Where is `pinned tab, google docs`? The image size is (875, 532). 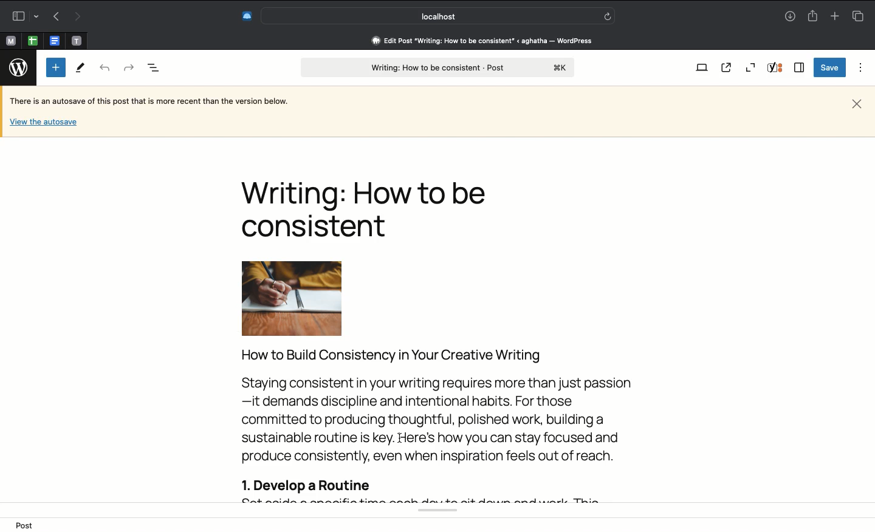 pinned tab, google docs is located at coordinates (53, 38).